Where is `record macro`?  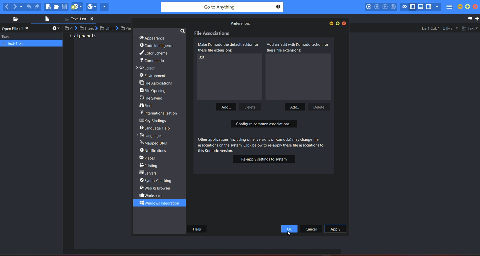
record macro is located at coordinates (369, 6).